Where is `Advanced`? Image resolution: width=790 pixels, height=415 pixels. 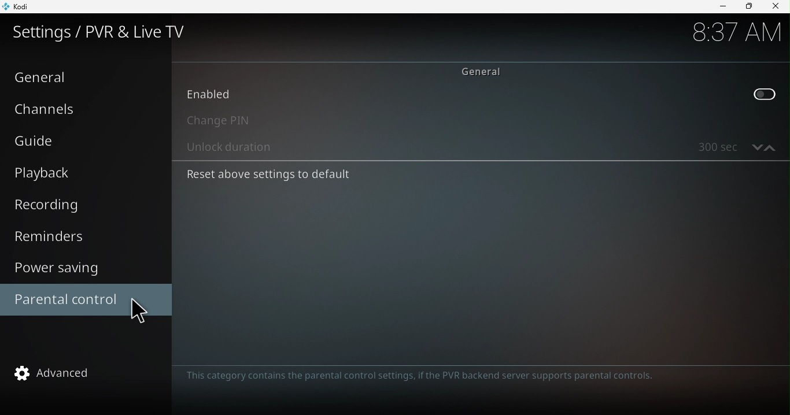
Advanced is located at coordinates (71, 376).